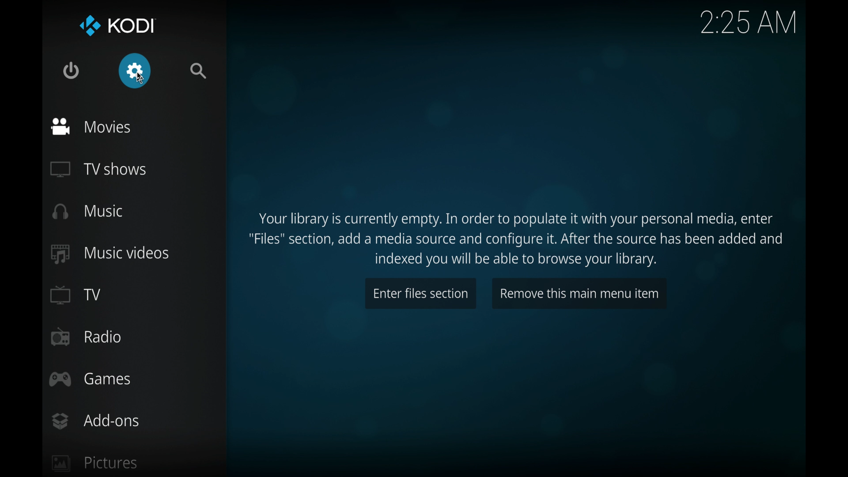 Image resolution: width=848 pixels, height=477 pixels. I want to click on kodi, so click(132, 26).